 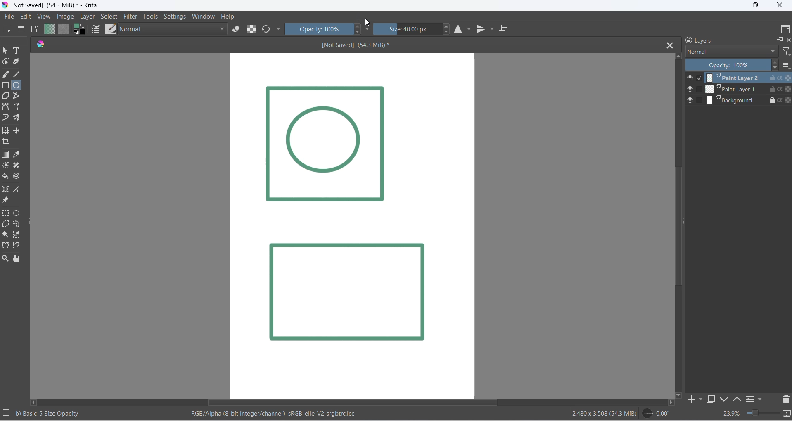 What do you see at coordinates (408, 28) in the screenshot?
I see `size` at bounding box center [408, 28].